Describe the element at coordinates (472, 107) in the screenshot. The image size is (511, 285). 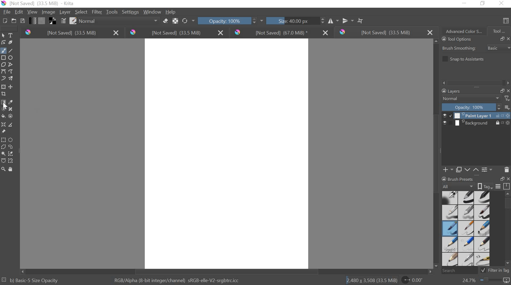
I see `OPACITY` at that location.